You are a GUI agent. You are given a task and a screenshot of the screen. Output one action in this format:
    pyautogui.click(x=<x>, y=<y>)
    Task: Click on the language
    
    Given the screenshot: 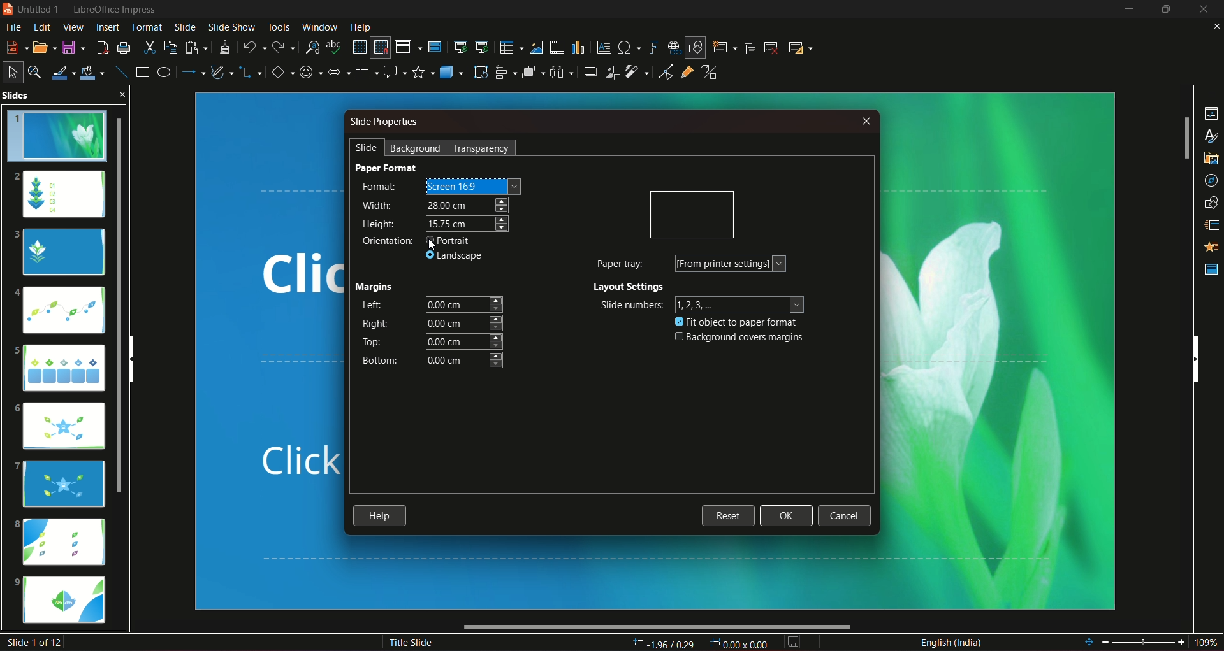 What is the action you would take?
    pyautogui.click(x=951, y=641)
    